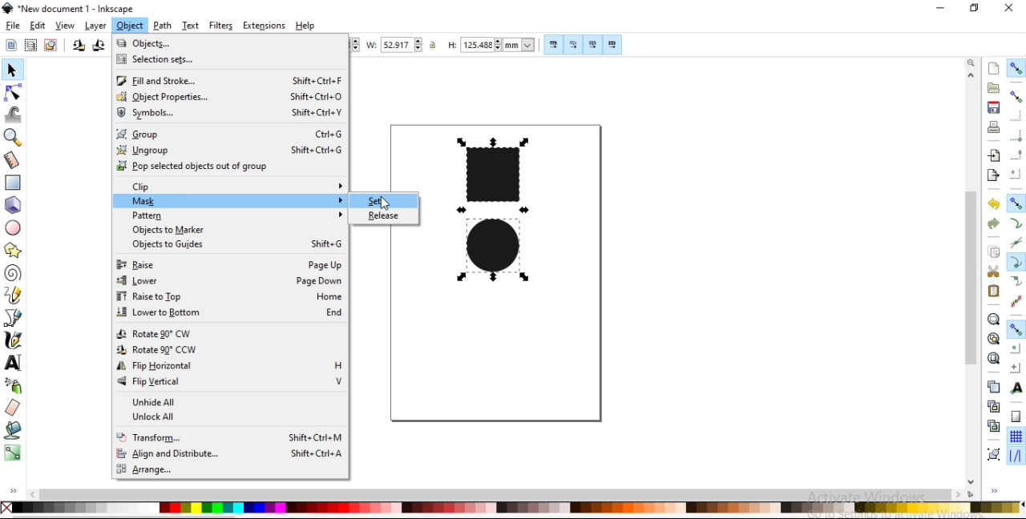  I want to click on print document, so click(994, 127).